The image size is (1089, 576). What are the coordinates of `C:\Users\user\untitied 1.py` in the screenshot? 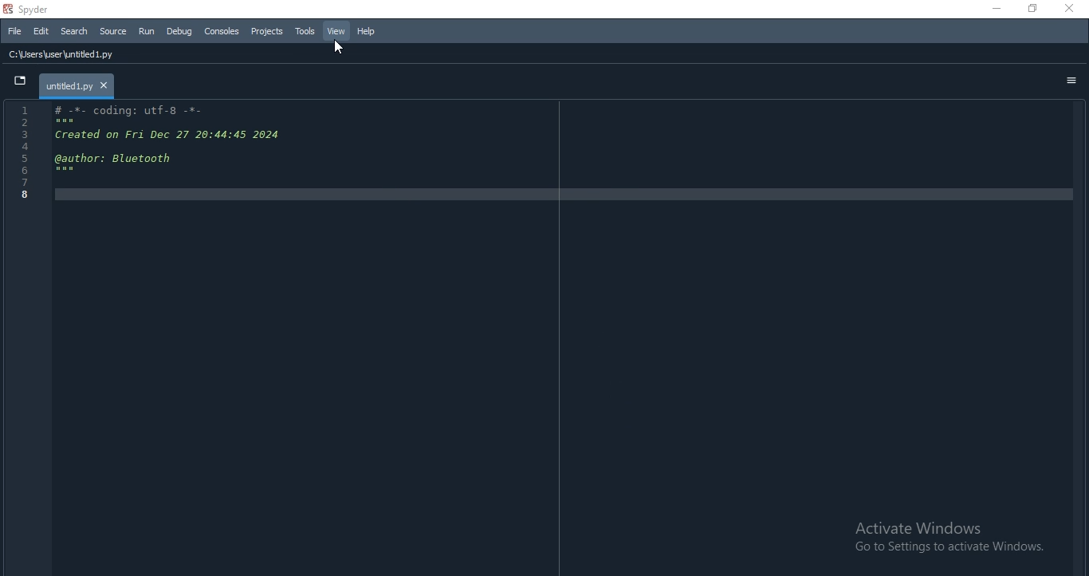 It's located at (74, 56).